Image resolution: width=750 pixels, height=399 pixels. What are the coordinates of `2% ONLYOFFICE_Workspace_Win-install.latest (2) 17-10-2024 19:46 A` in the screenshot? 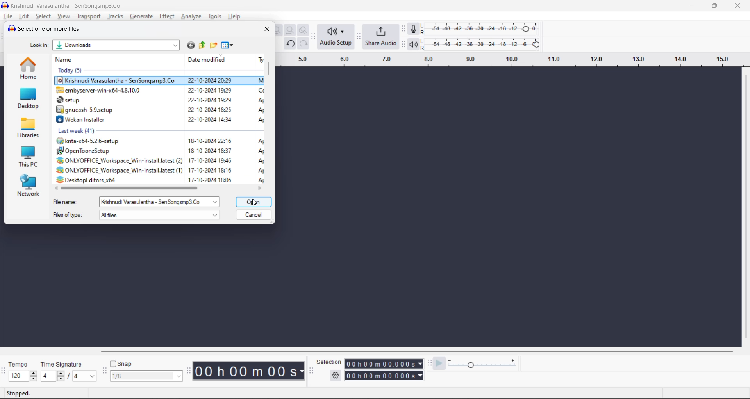 It's located at (160, 160).